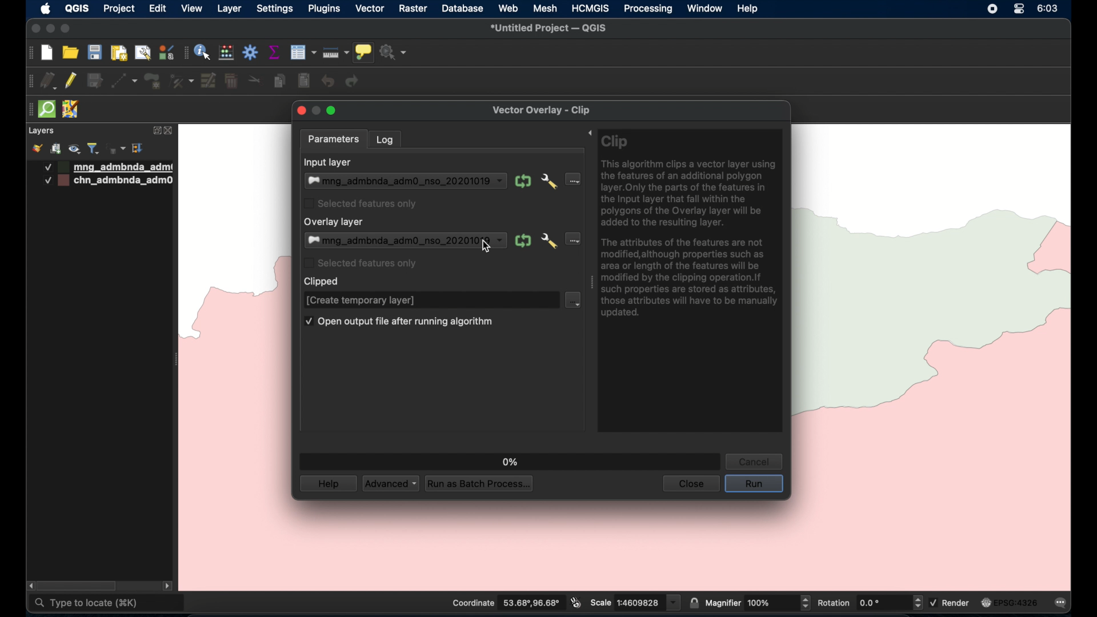 This screenshot has width=1097, height=617. I want to click on help, so click(748, 9).